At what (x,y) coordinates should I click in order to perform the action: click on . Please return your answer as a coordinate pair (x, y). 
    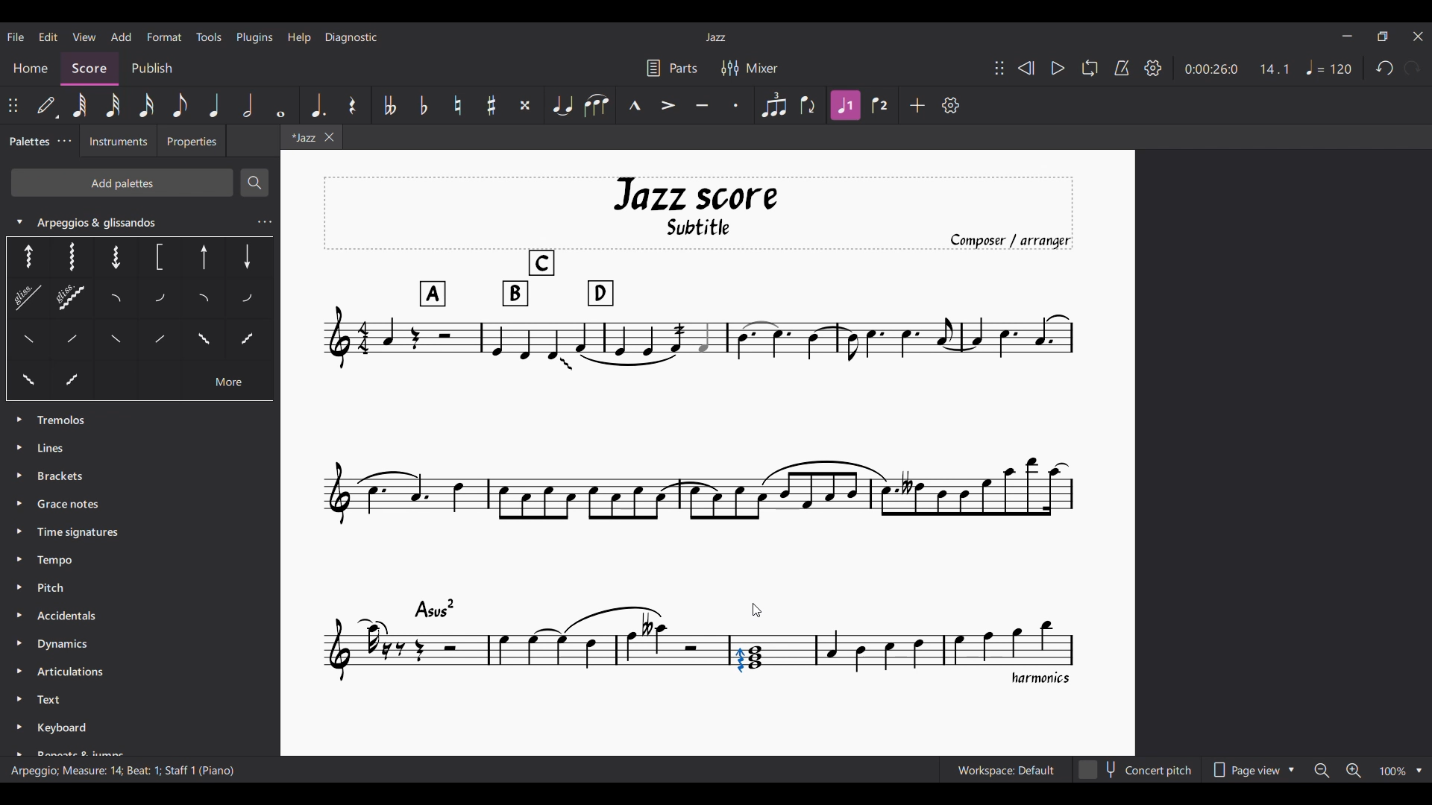
    Looking at the image, I should click on (71, 296).